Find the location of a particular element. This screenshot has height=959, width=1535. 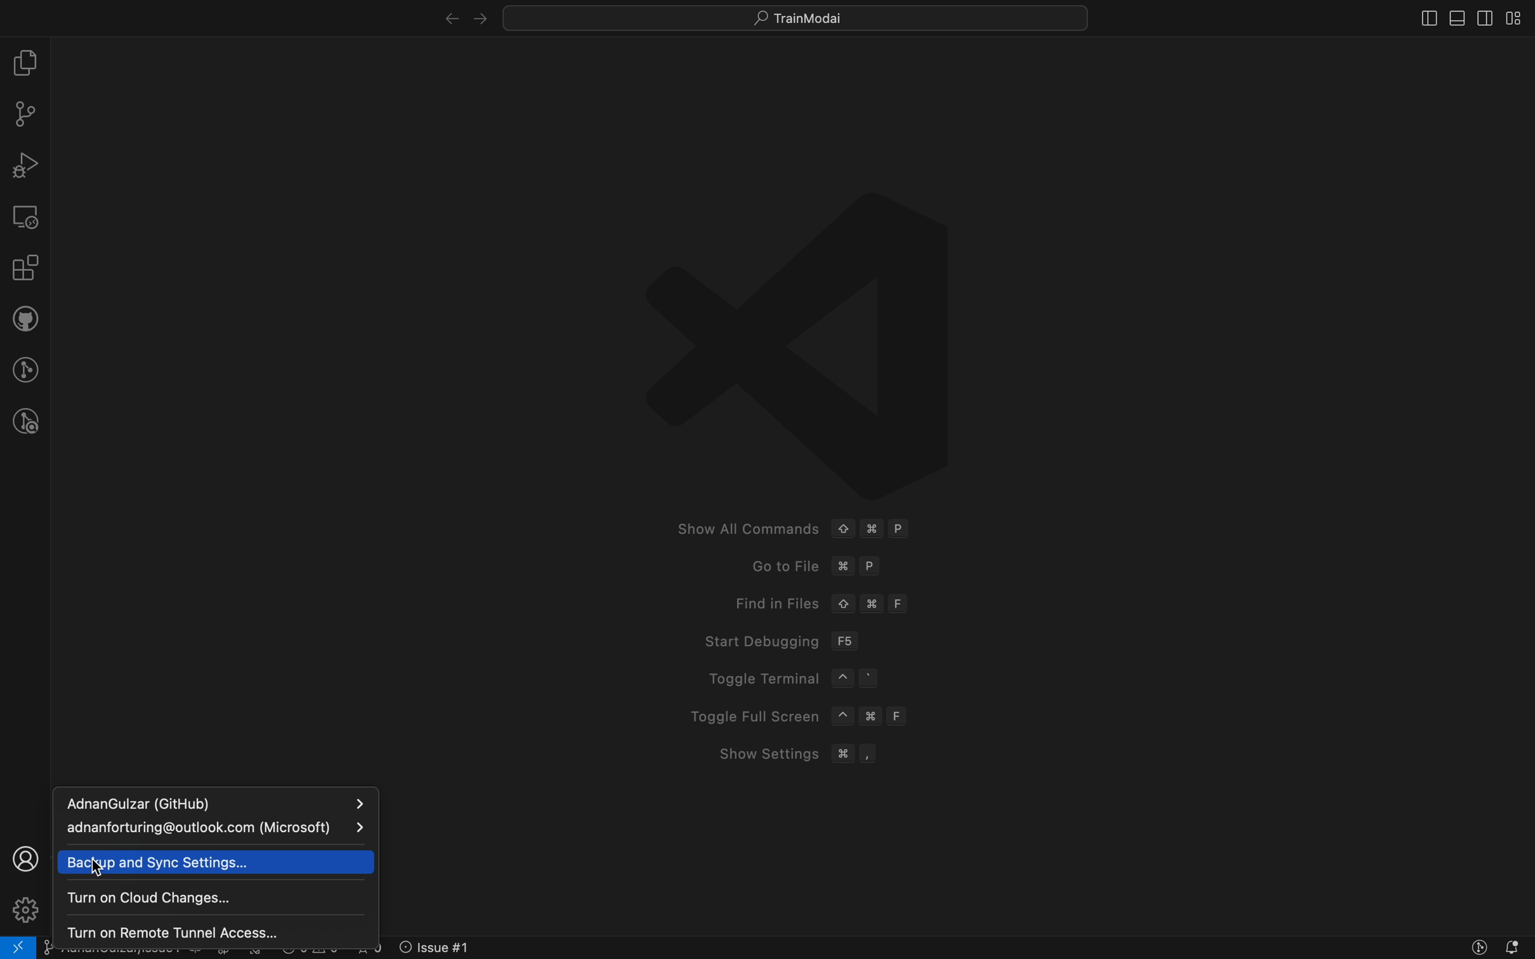

cursor is located at coordinates (112, 863).